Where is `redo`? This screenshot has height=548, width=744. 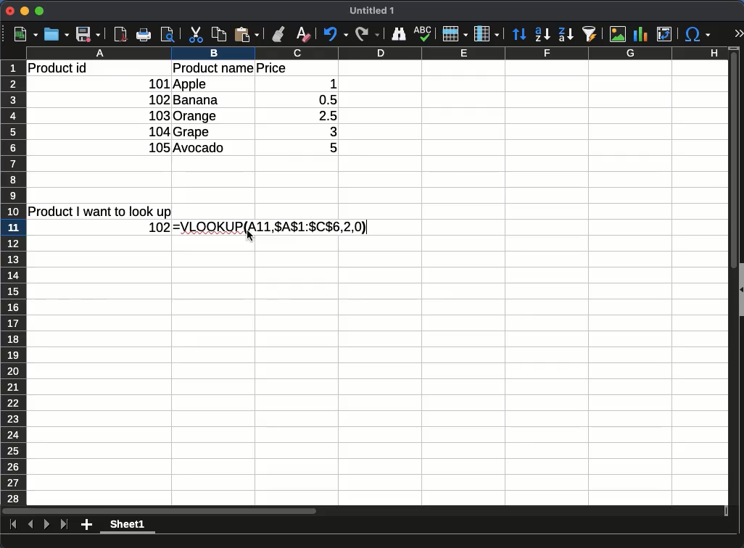 redo is located at coordinates (368, 34).